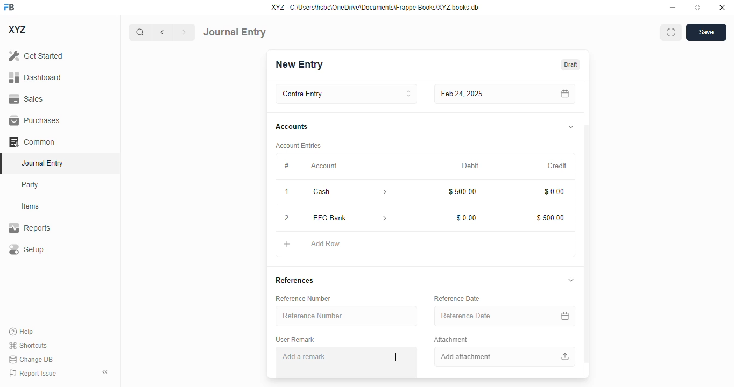 This screenshot has width=734, height=387. Describe the element at coordinates (295, 281) in the screenshot. I see `references` at that location.